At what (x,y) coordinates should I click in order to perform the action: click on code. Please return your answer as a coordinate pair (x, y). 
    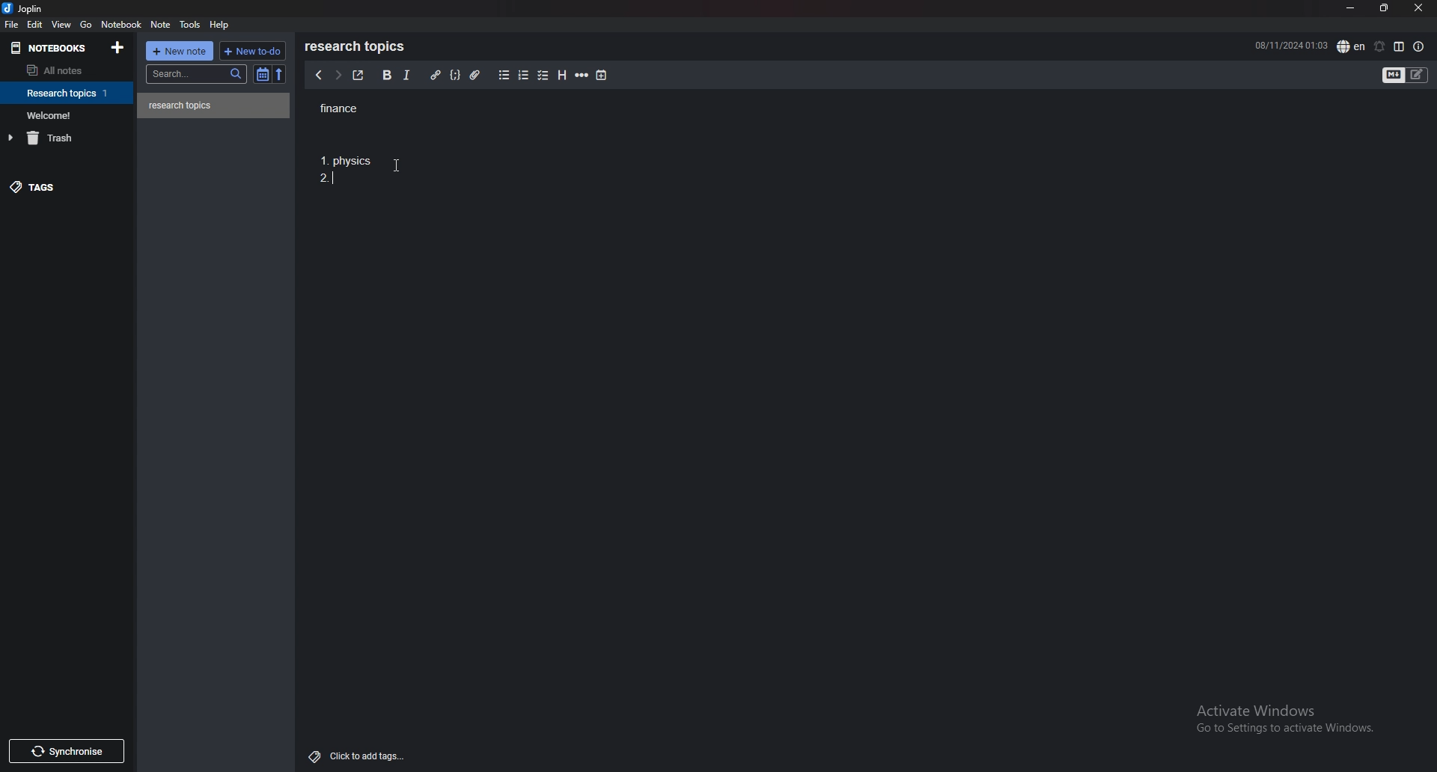
    Looking at the image, I should click on (456, 74).